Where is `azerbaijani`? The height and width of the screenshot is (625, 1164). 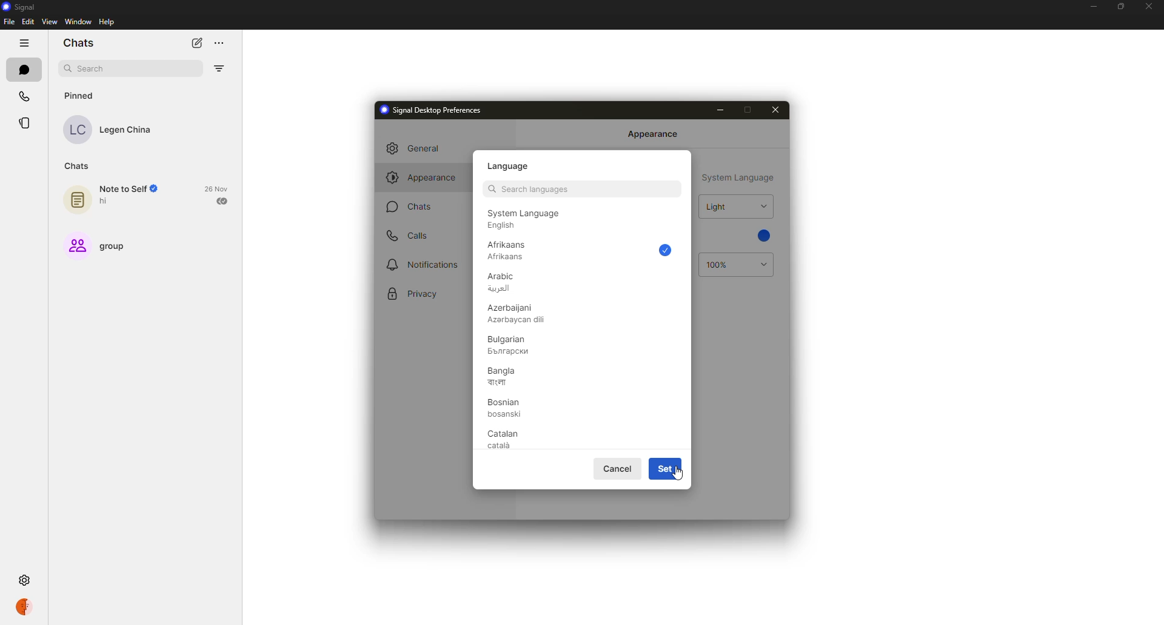
azerbaijani is located at coordinates (515, 314).